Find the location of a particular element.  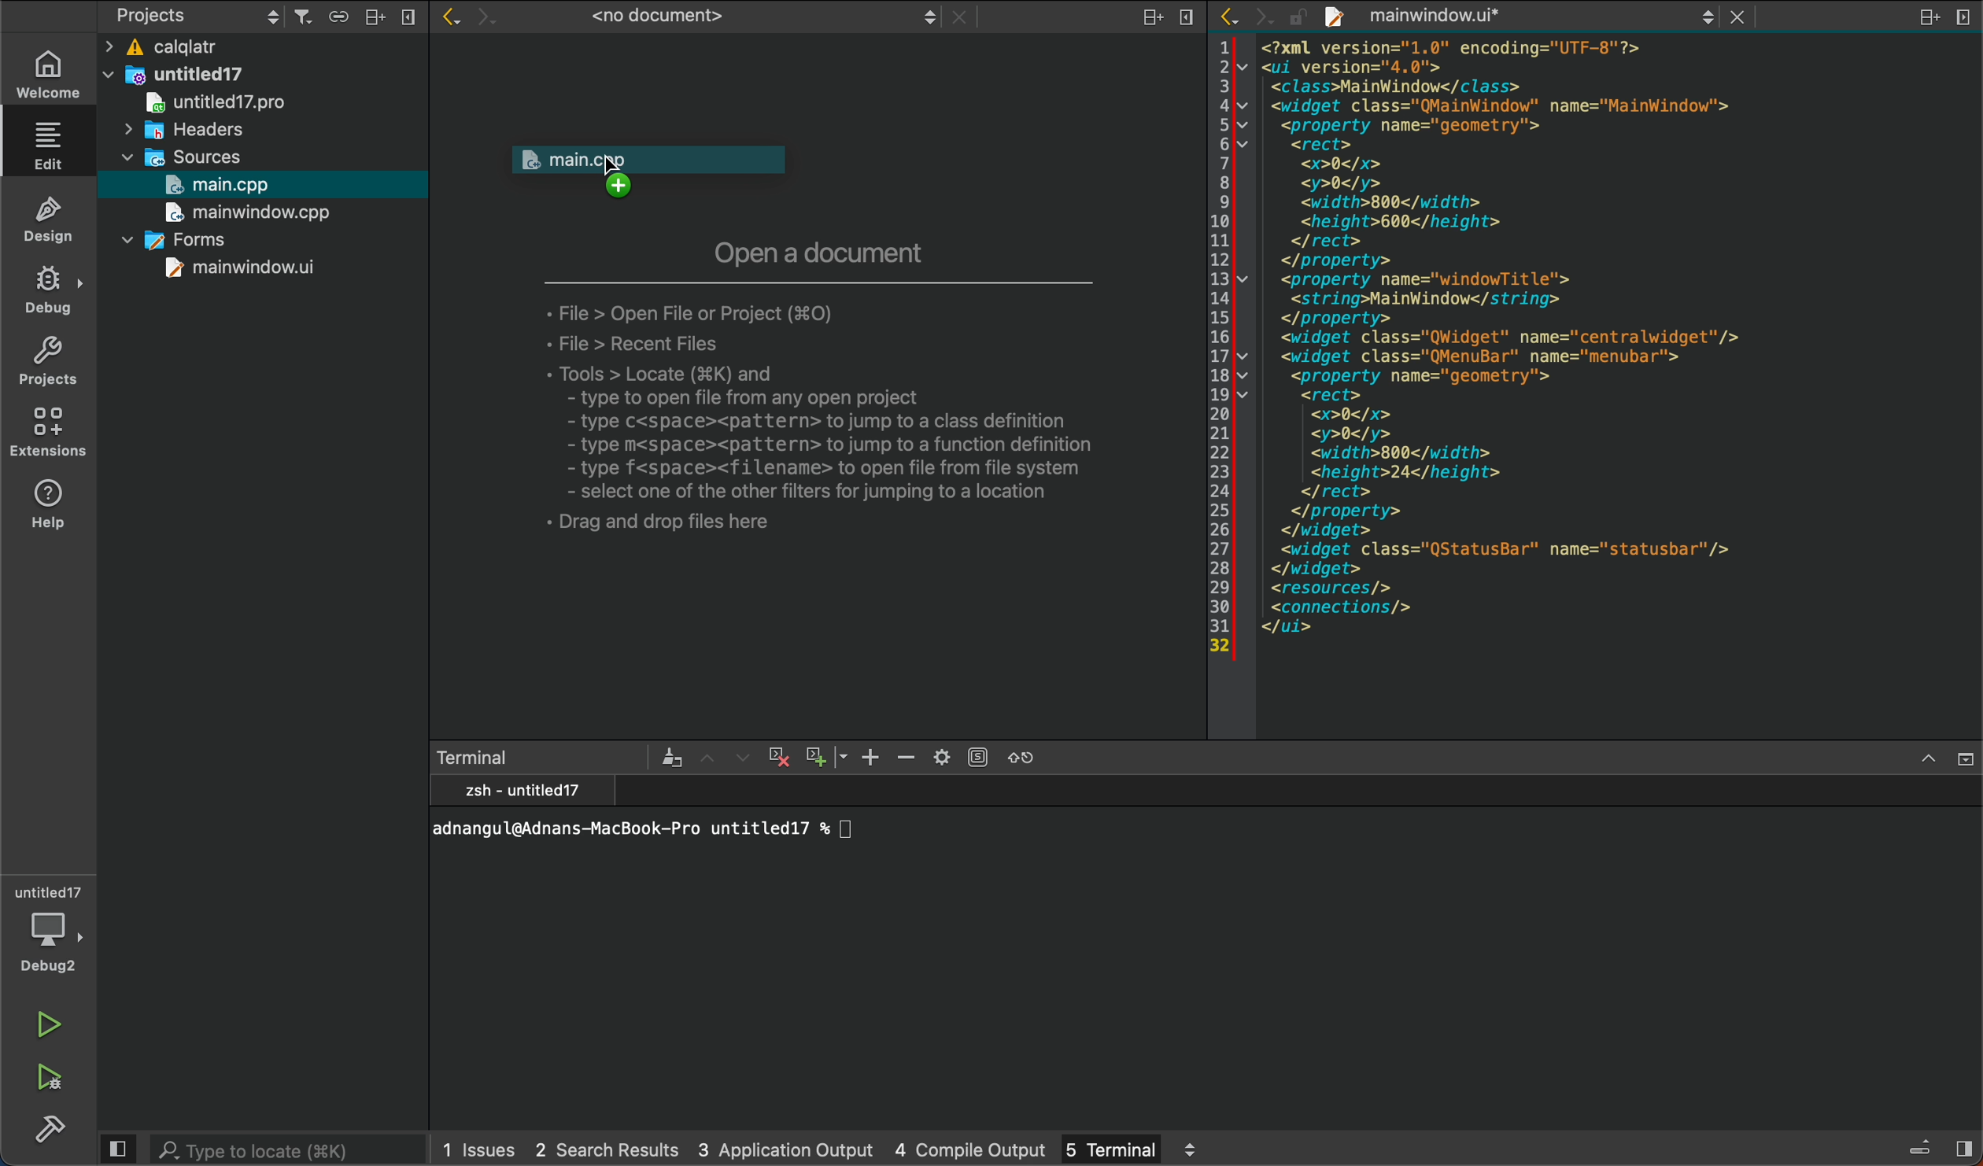

search results is located at coordinates (606, 1149).